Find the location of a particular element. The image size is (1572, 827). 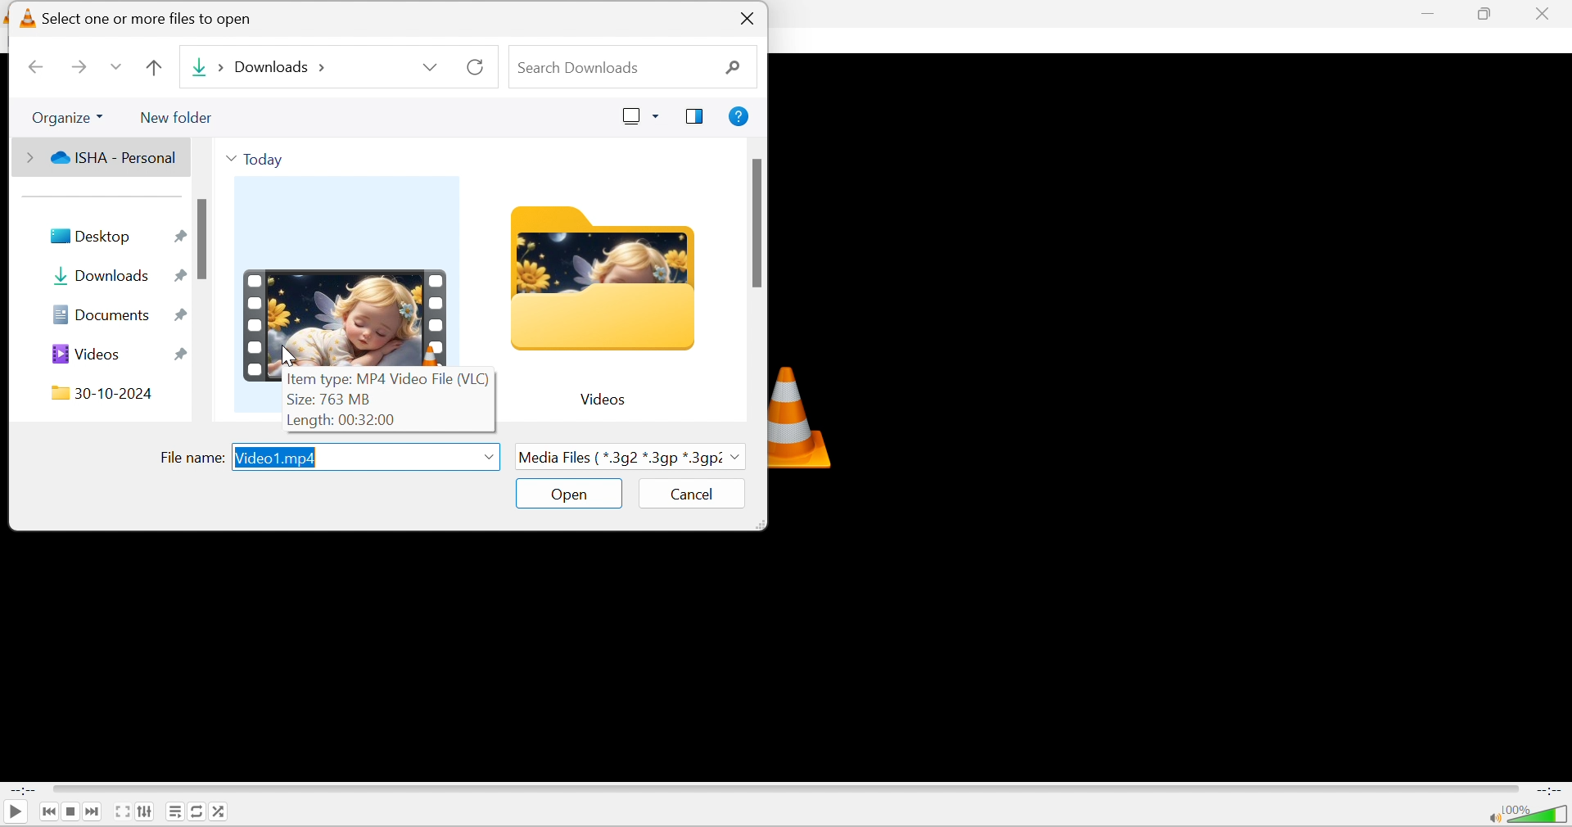

30-10-2024 is located at coordinates (105, 394).